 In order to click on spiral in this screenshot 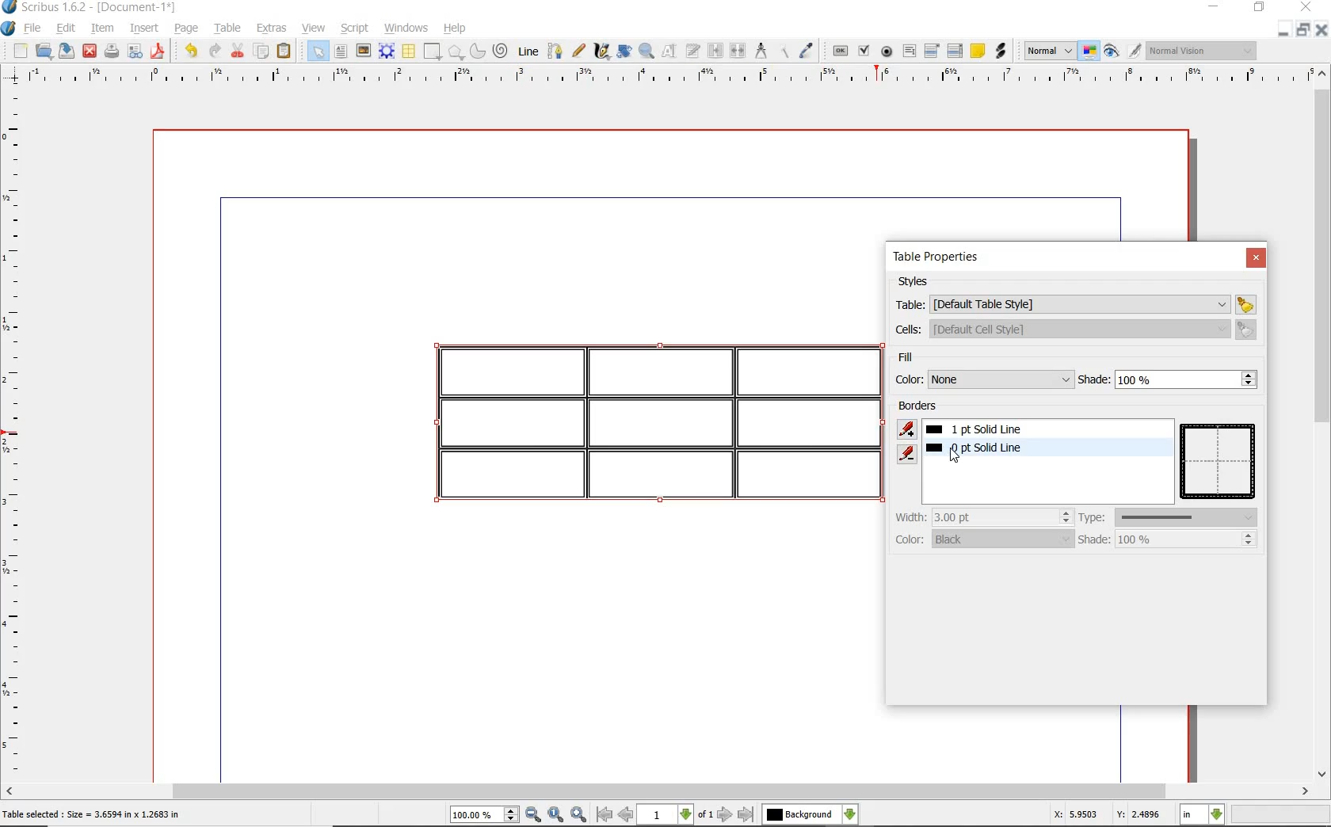, I will do `click(502, 51)`.